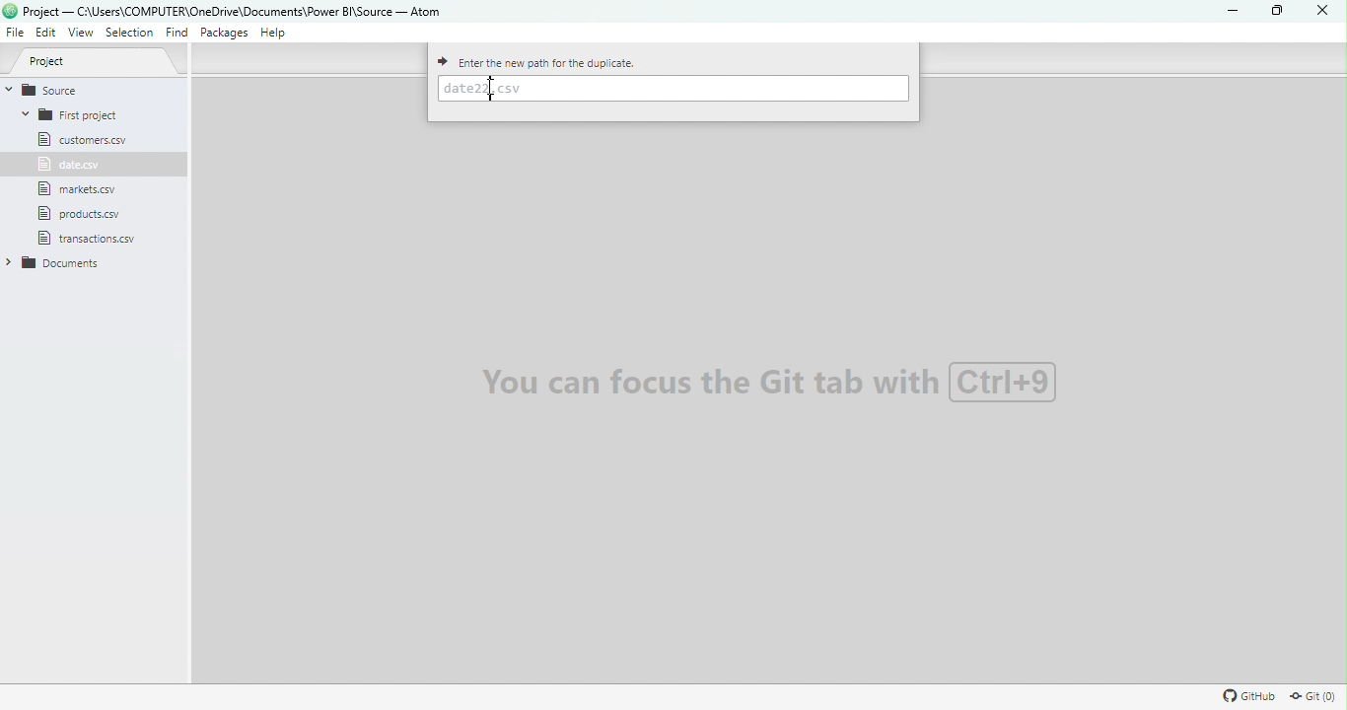 The image size is (1347, 710). Describe the element at coordinates (770, 379) in the screenshot. I see `Watermark` at that location.